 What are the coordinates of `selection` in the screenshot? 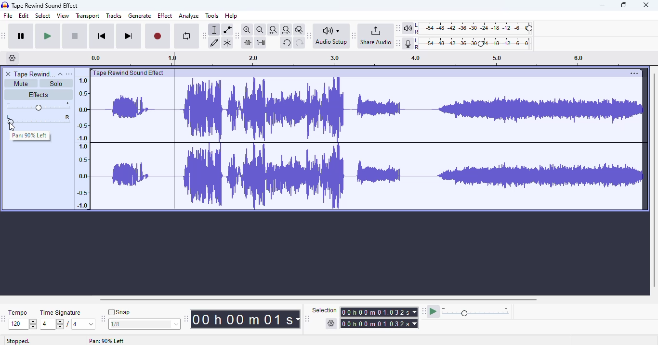 It's located at (366, 317).